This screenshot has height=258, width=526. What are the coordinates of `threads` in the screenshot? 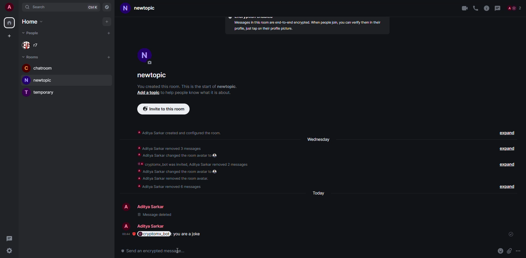 It's located at (499, 8).